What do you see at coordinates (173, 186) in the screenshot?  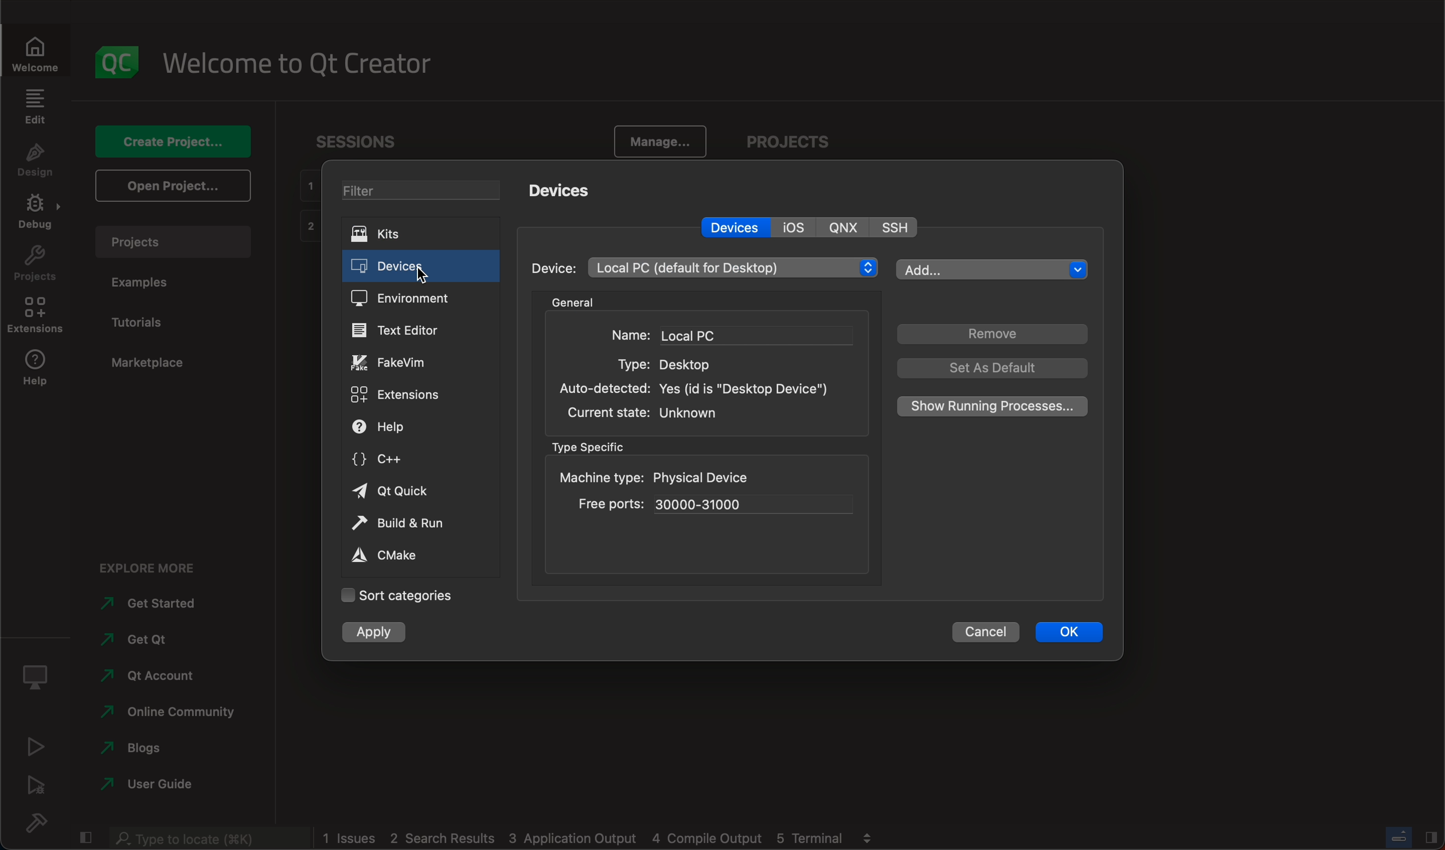 I see `open project` at bounding box center [173, 186].